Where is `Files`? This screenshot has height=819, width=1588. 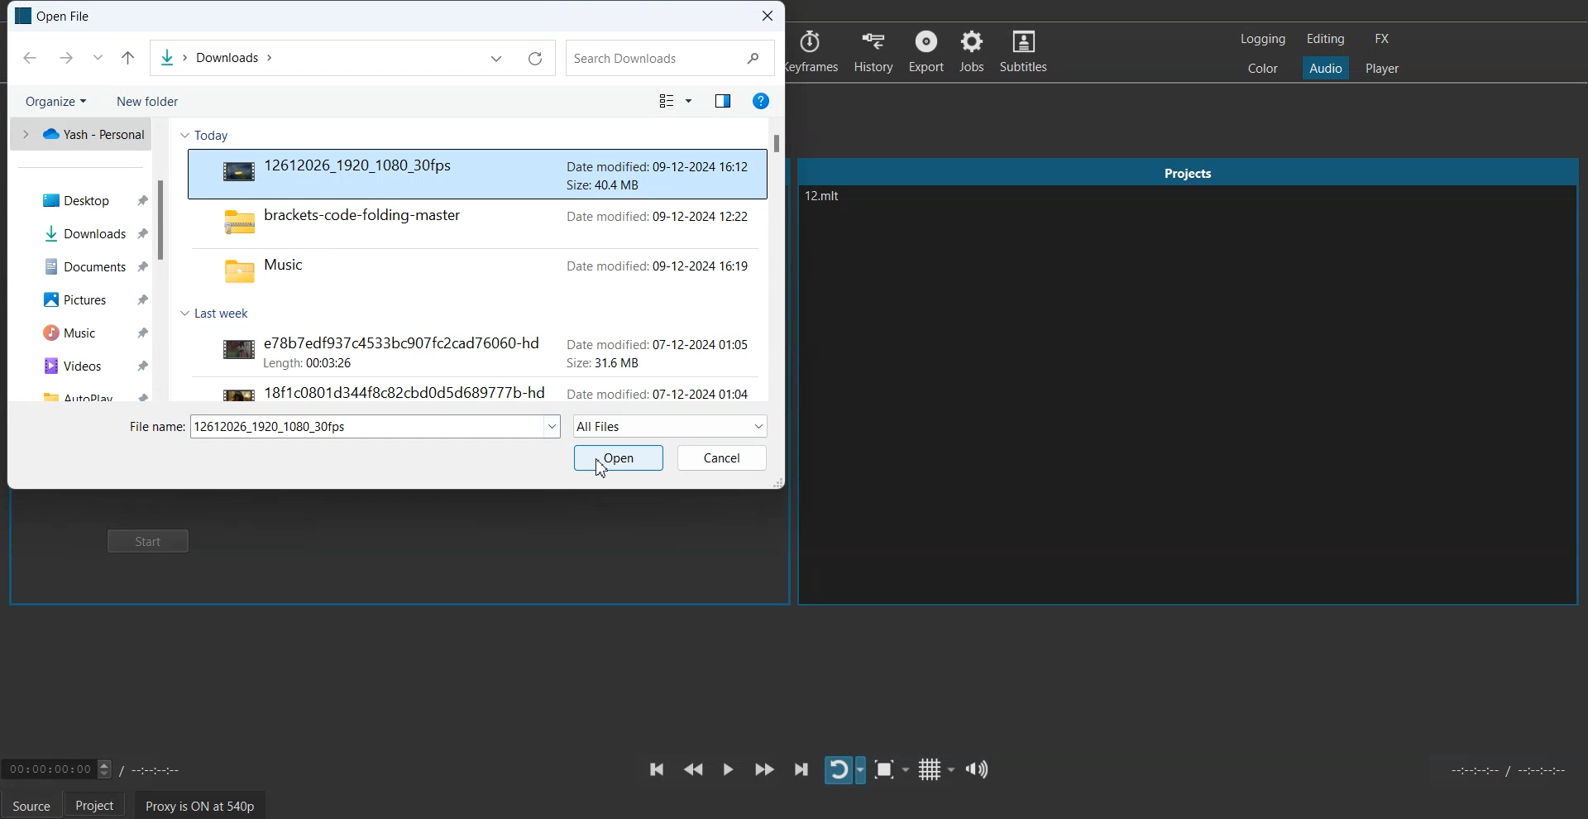
Files is located at coordinates (83, 393).